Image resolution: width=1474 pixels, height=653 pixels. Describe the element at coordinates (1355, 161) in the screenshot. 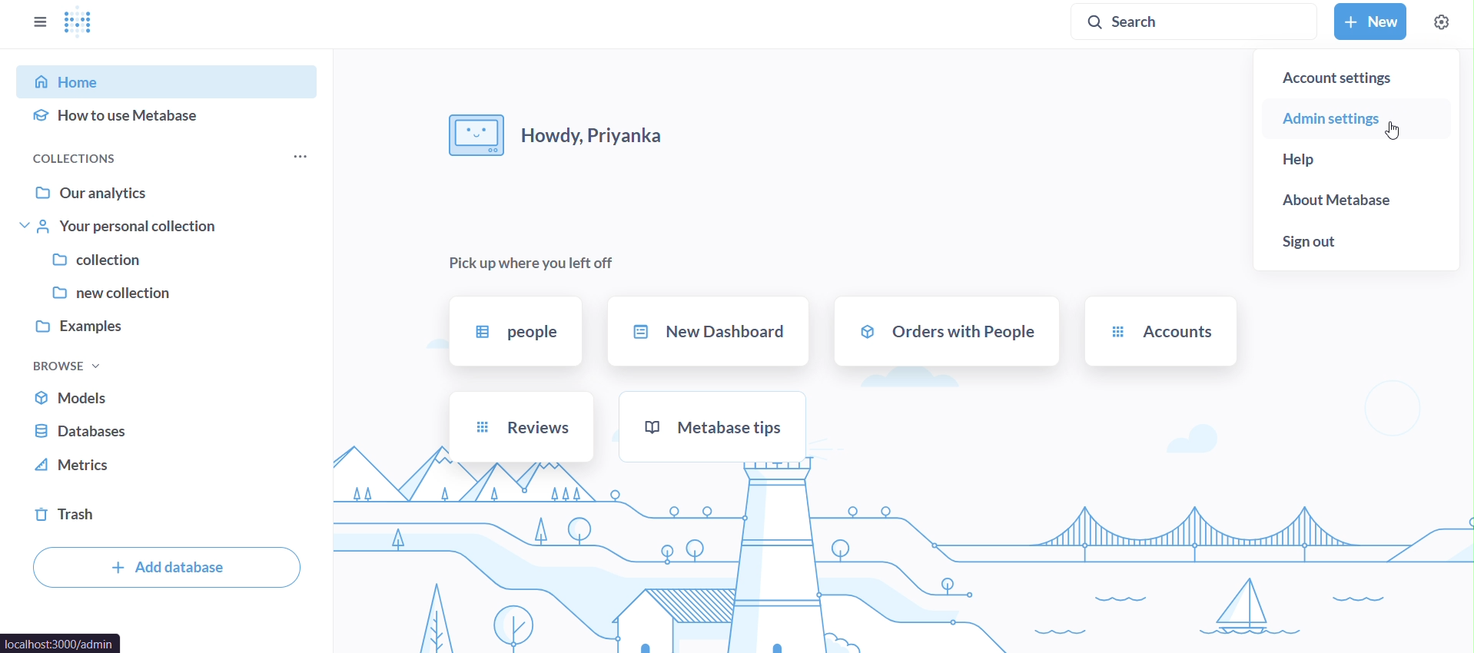

I see `Help` at that location.